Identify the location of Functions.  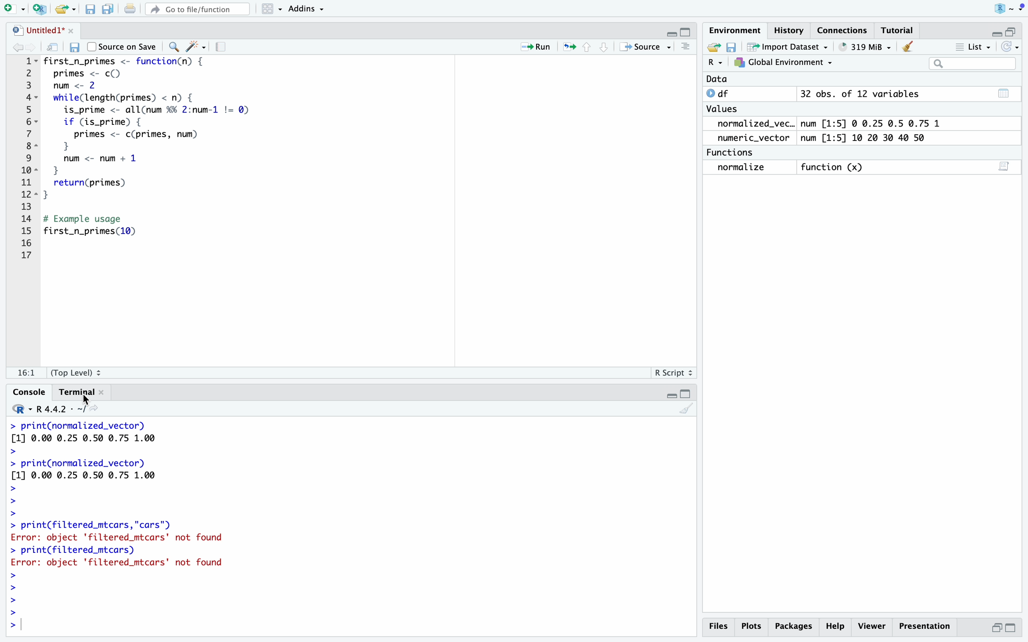
(739, 152).